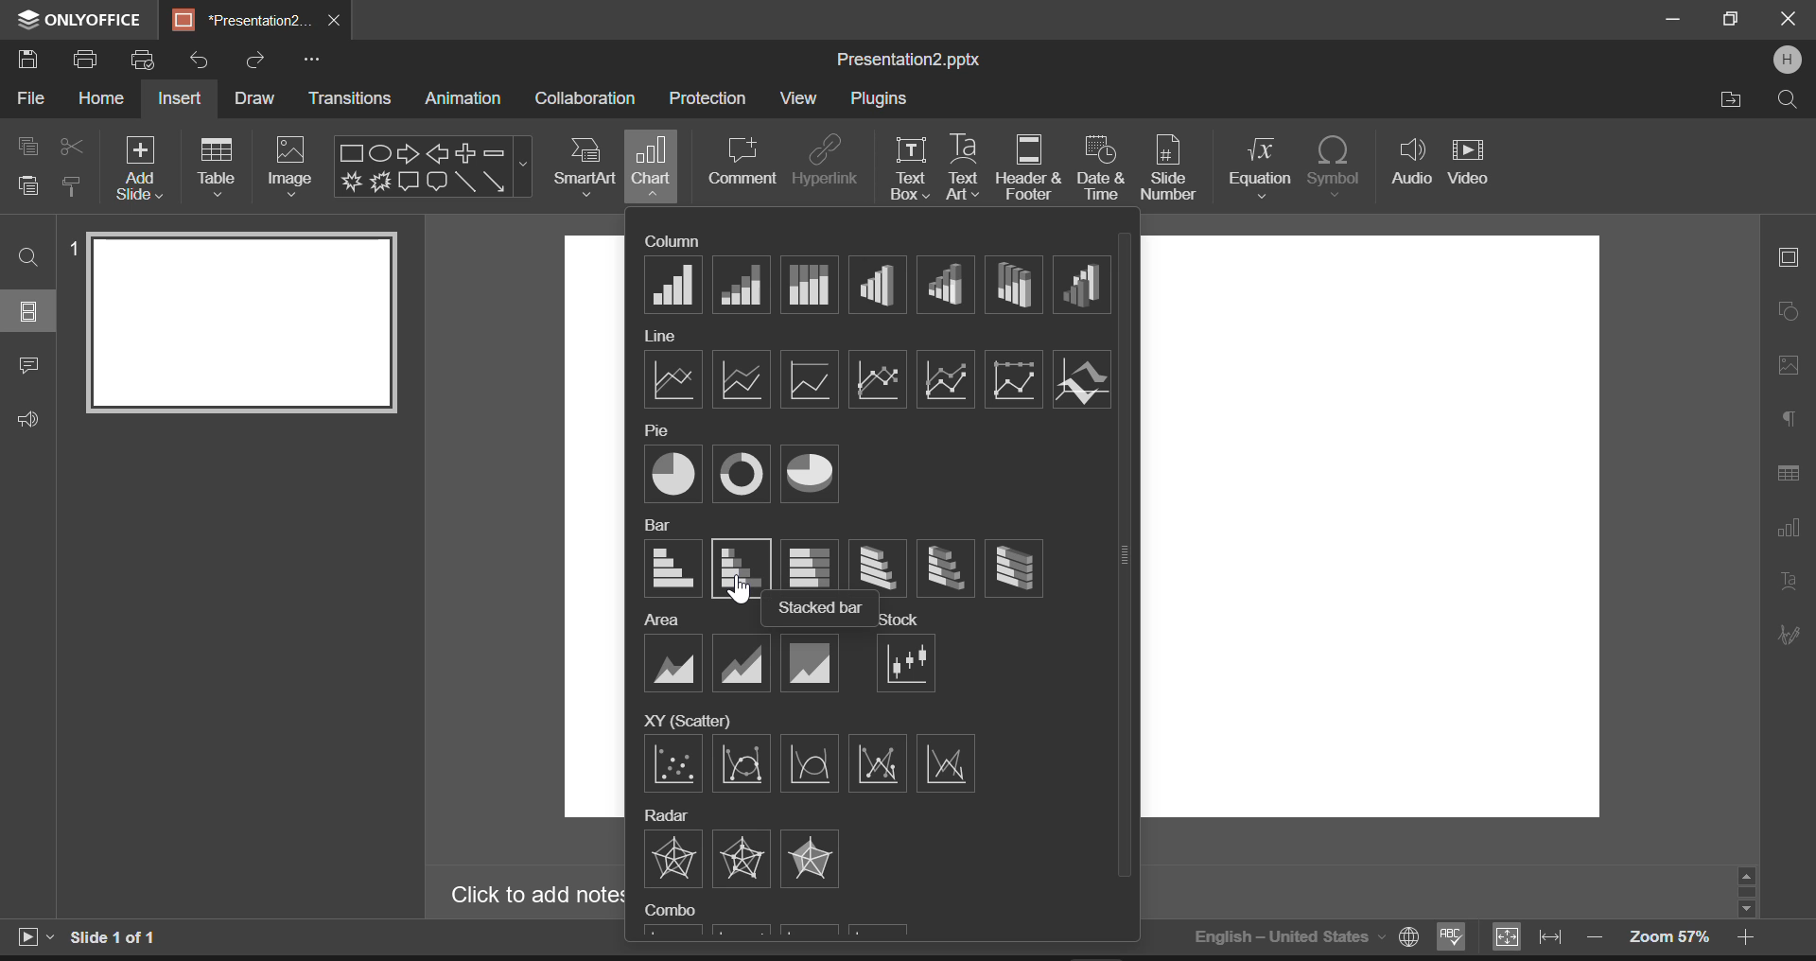 The image size is (1816, 961). What do you see at coordinates (408, 182) in the screenshot?
I see `Rectangle Callout` at bounding box center [408, 182].